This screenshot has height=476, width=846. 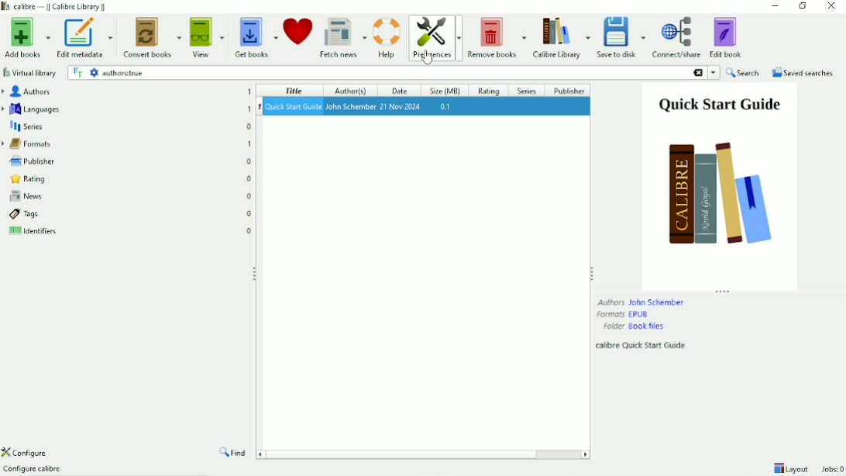 What do you see at coordinates (128, 196) in the screenshot?
I see `News` at bounding box center [128, 196].